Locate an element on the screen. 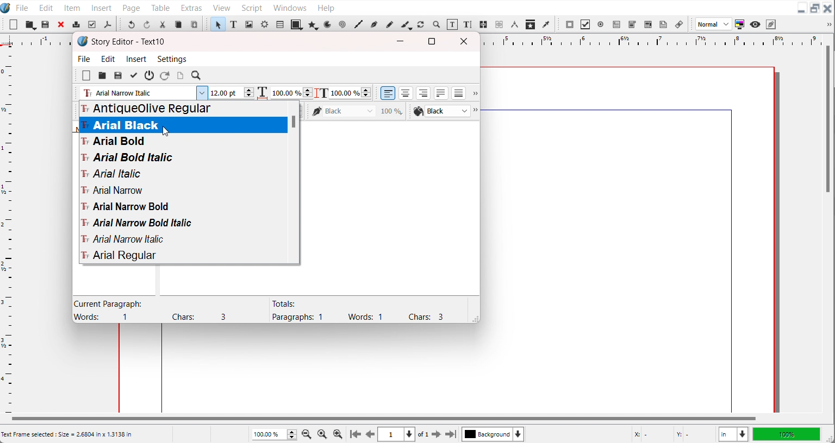  Calligraphic line is located at coordinates (406, 25).